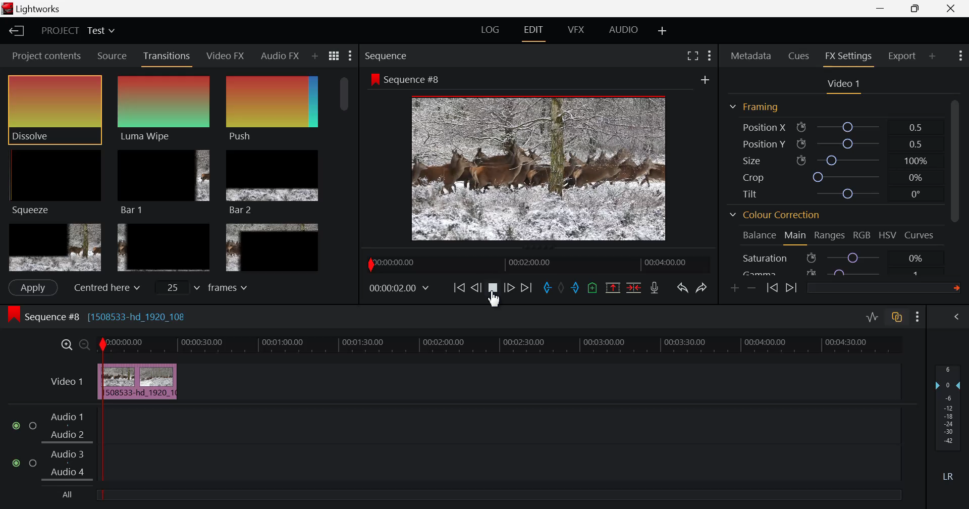  What do you see at coordinates (872, 318) in the screenshot?
I see `Toggle audio levels` at bounding box center [872, 318].